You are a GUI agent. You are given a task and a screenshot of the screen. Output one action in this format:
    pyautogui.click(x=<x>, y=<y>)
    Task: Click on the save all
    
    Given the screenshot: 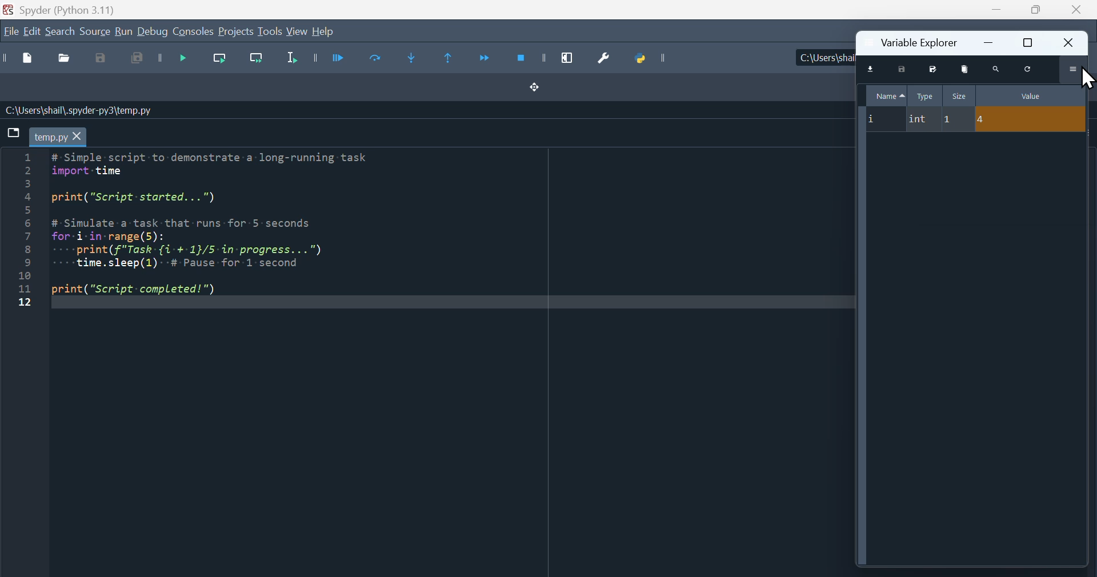 What is the action you would take?
    pyautogui.click(x=138, y=62)
    